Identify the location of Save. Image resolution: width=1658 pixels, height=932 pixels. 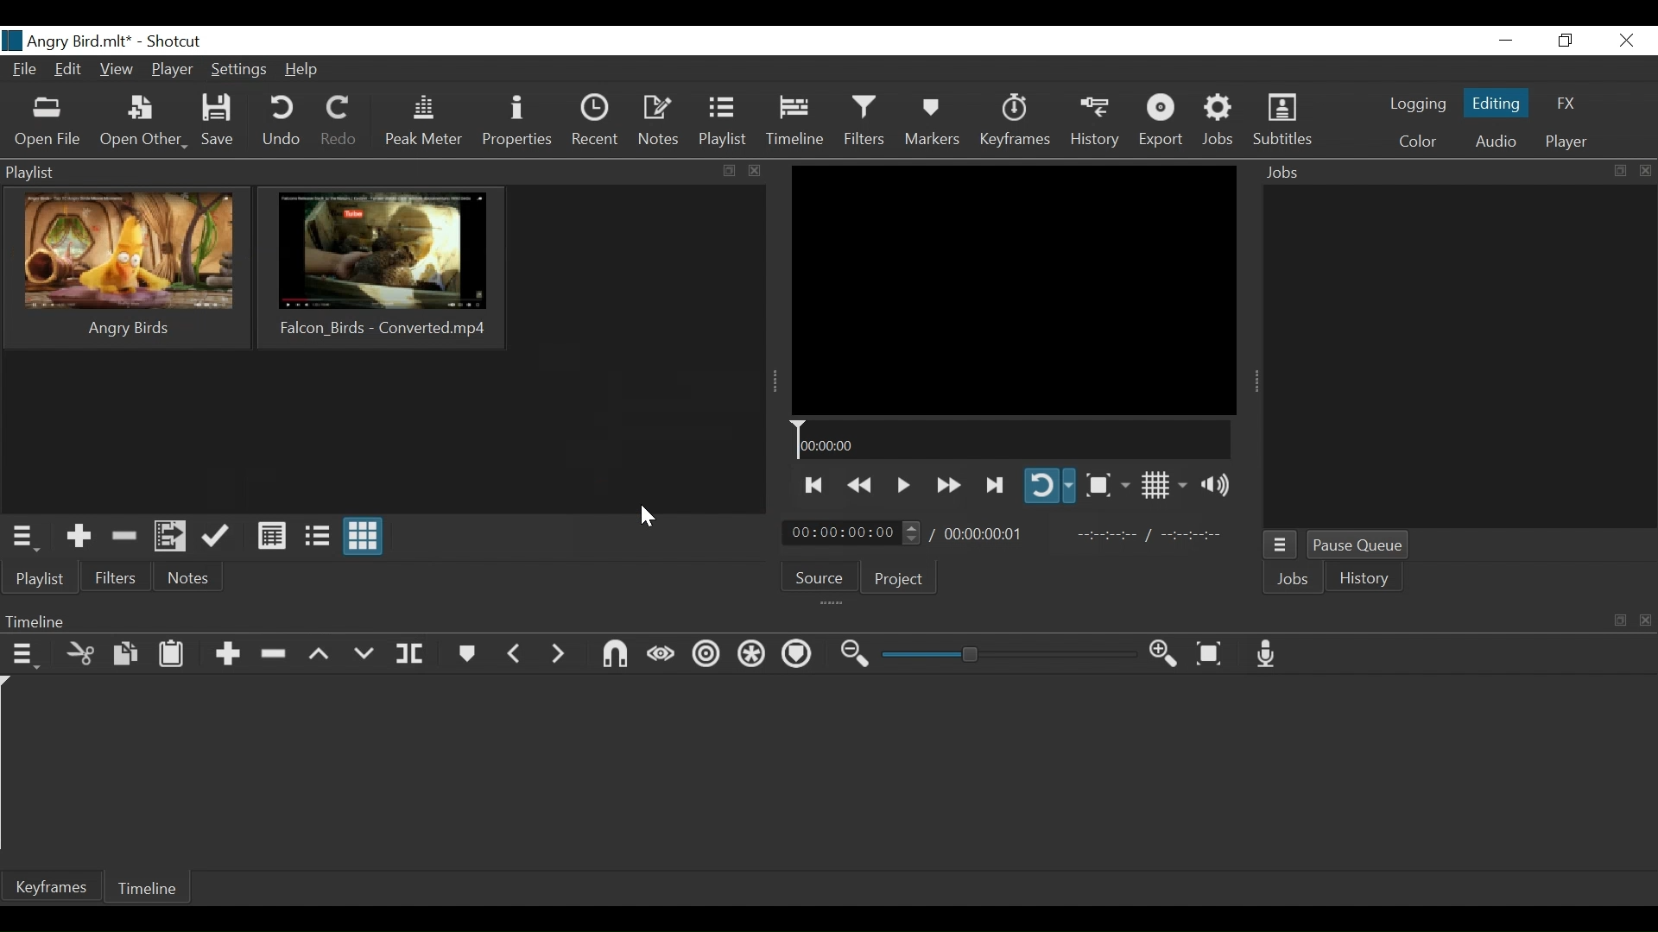
(219, 123).